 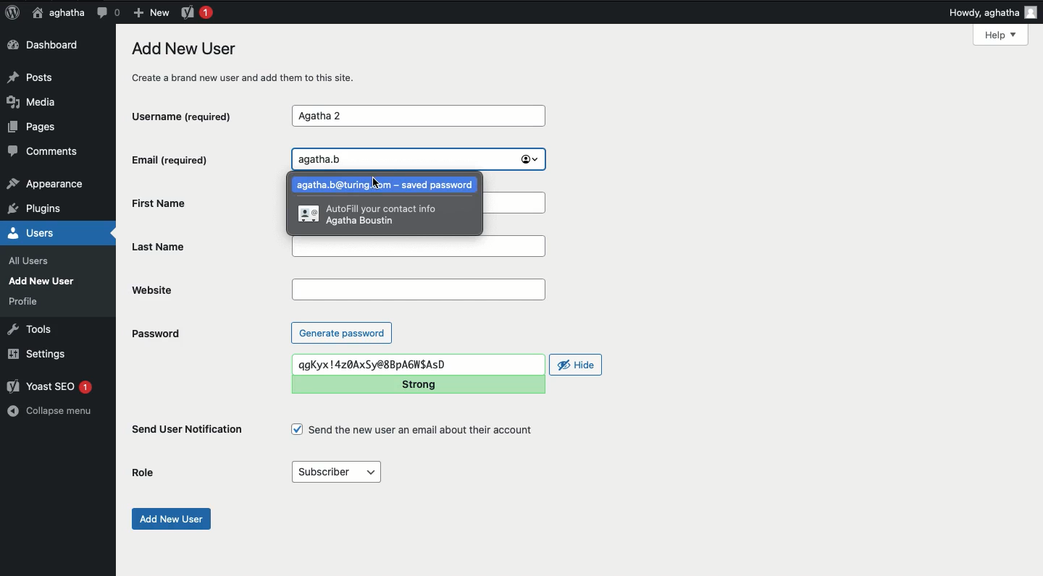 What do you see at coordinates (577, 365) in the screenshot?
I see `Hide` at bounding box center [577, 365].